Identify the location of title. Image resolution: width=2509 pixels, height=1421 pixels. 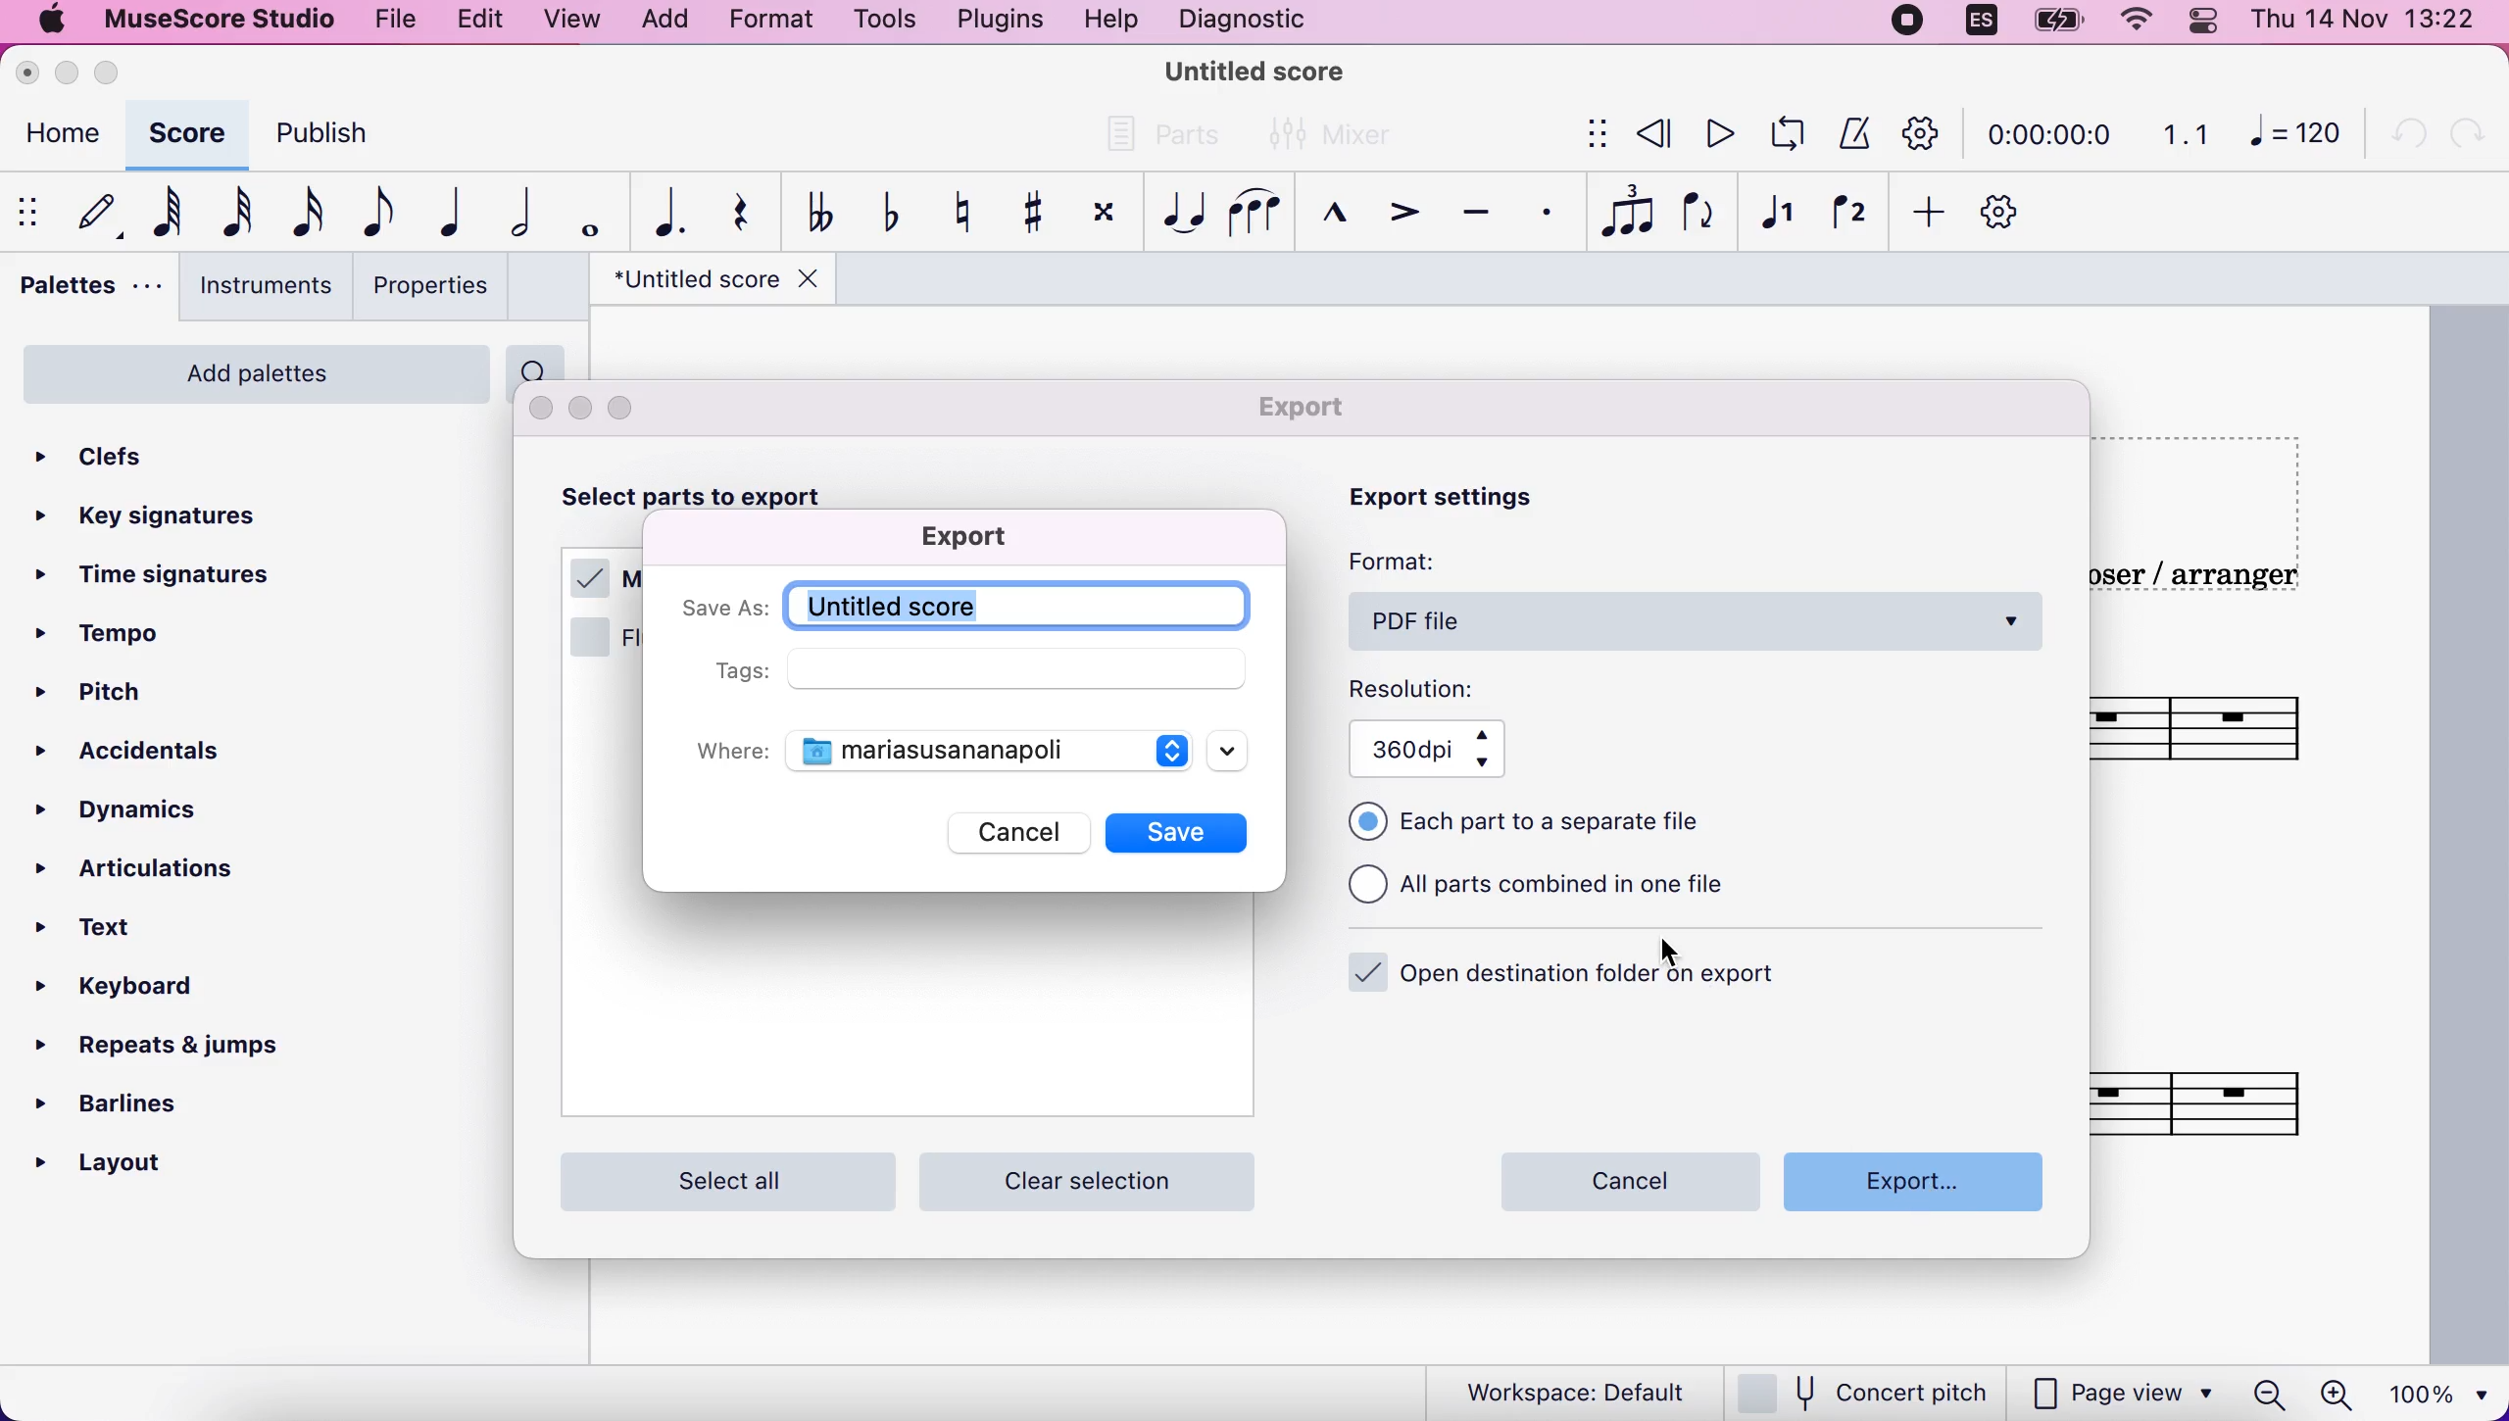
(1022, 601).